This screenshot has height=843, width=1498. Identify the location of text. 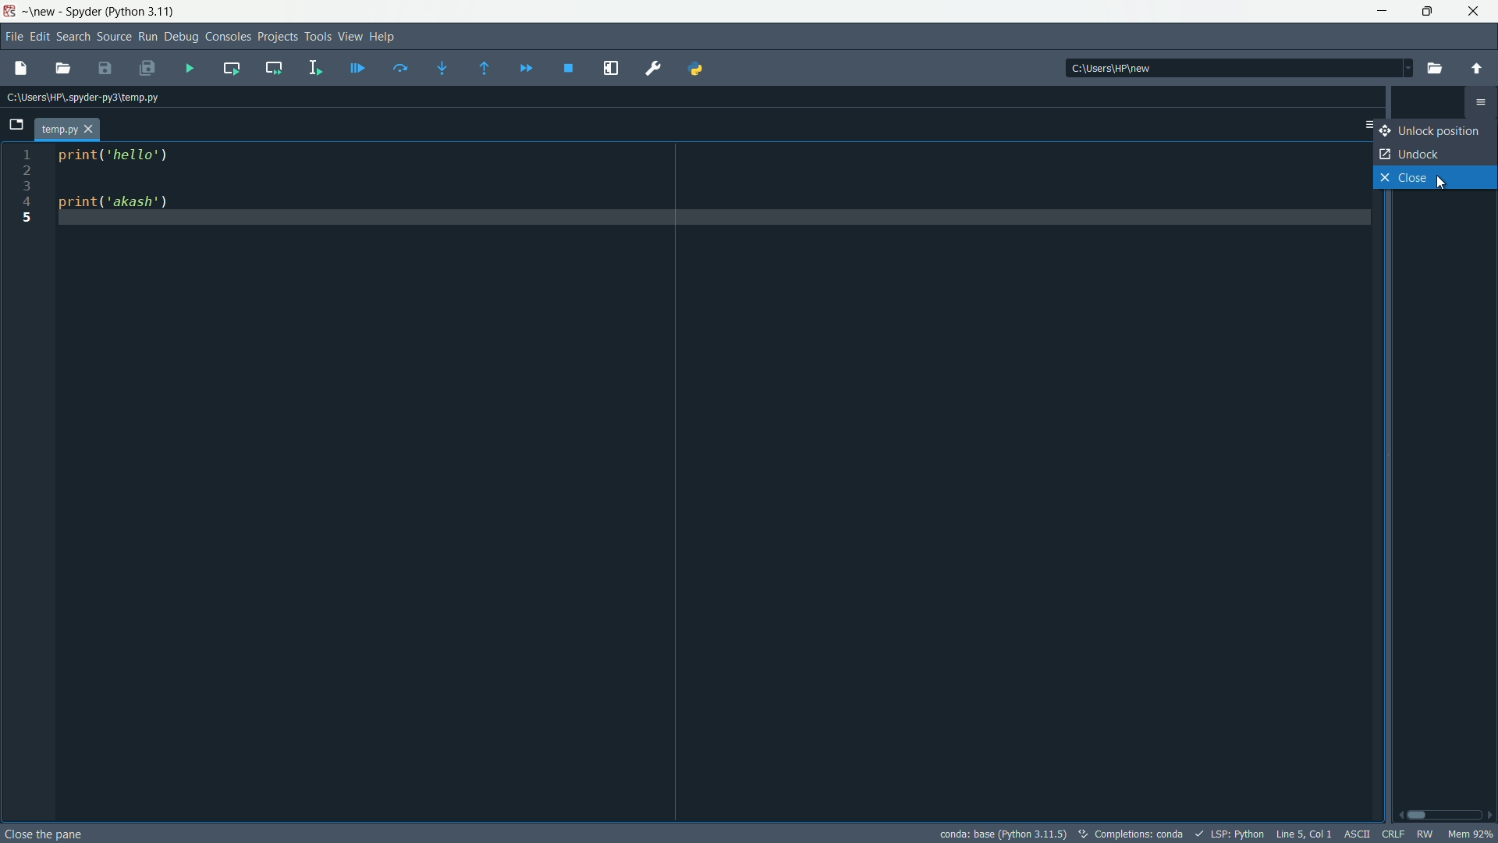
(1129, 834).